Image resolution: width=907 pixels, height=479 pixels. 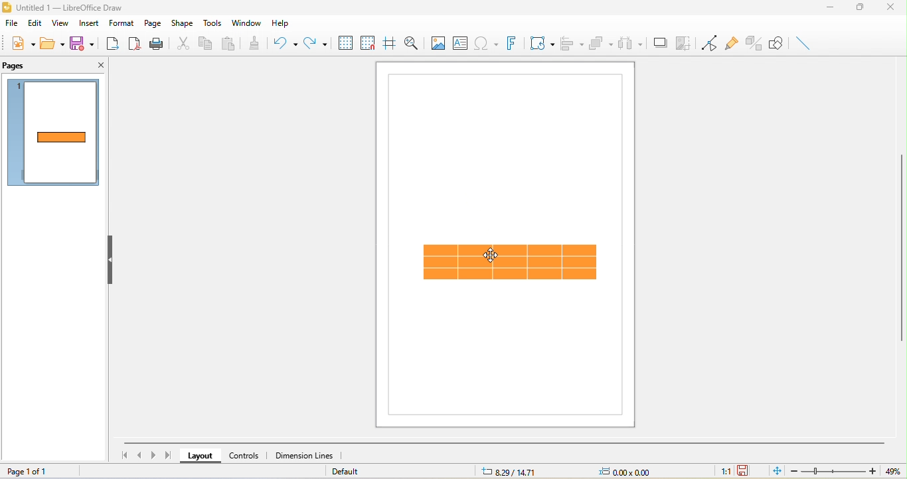 What do you see at coordinates (54, 134) in the screenshot?
I see `page1` at bounding box center [54, 134].